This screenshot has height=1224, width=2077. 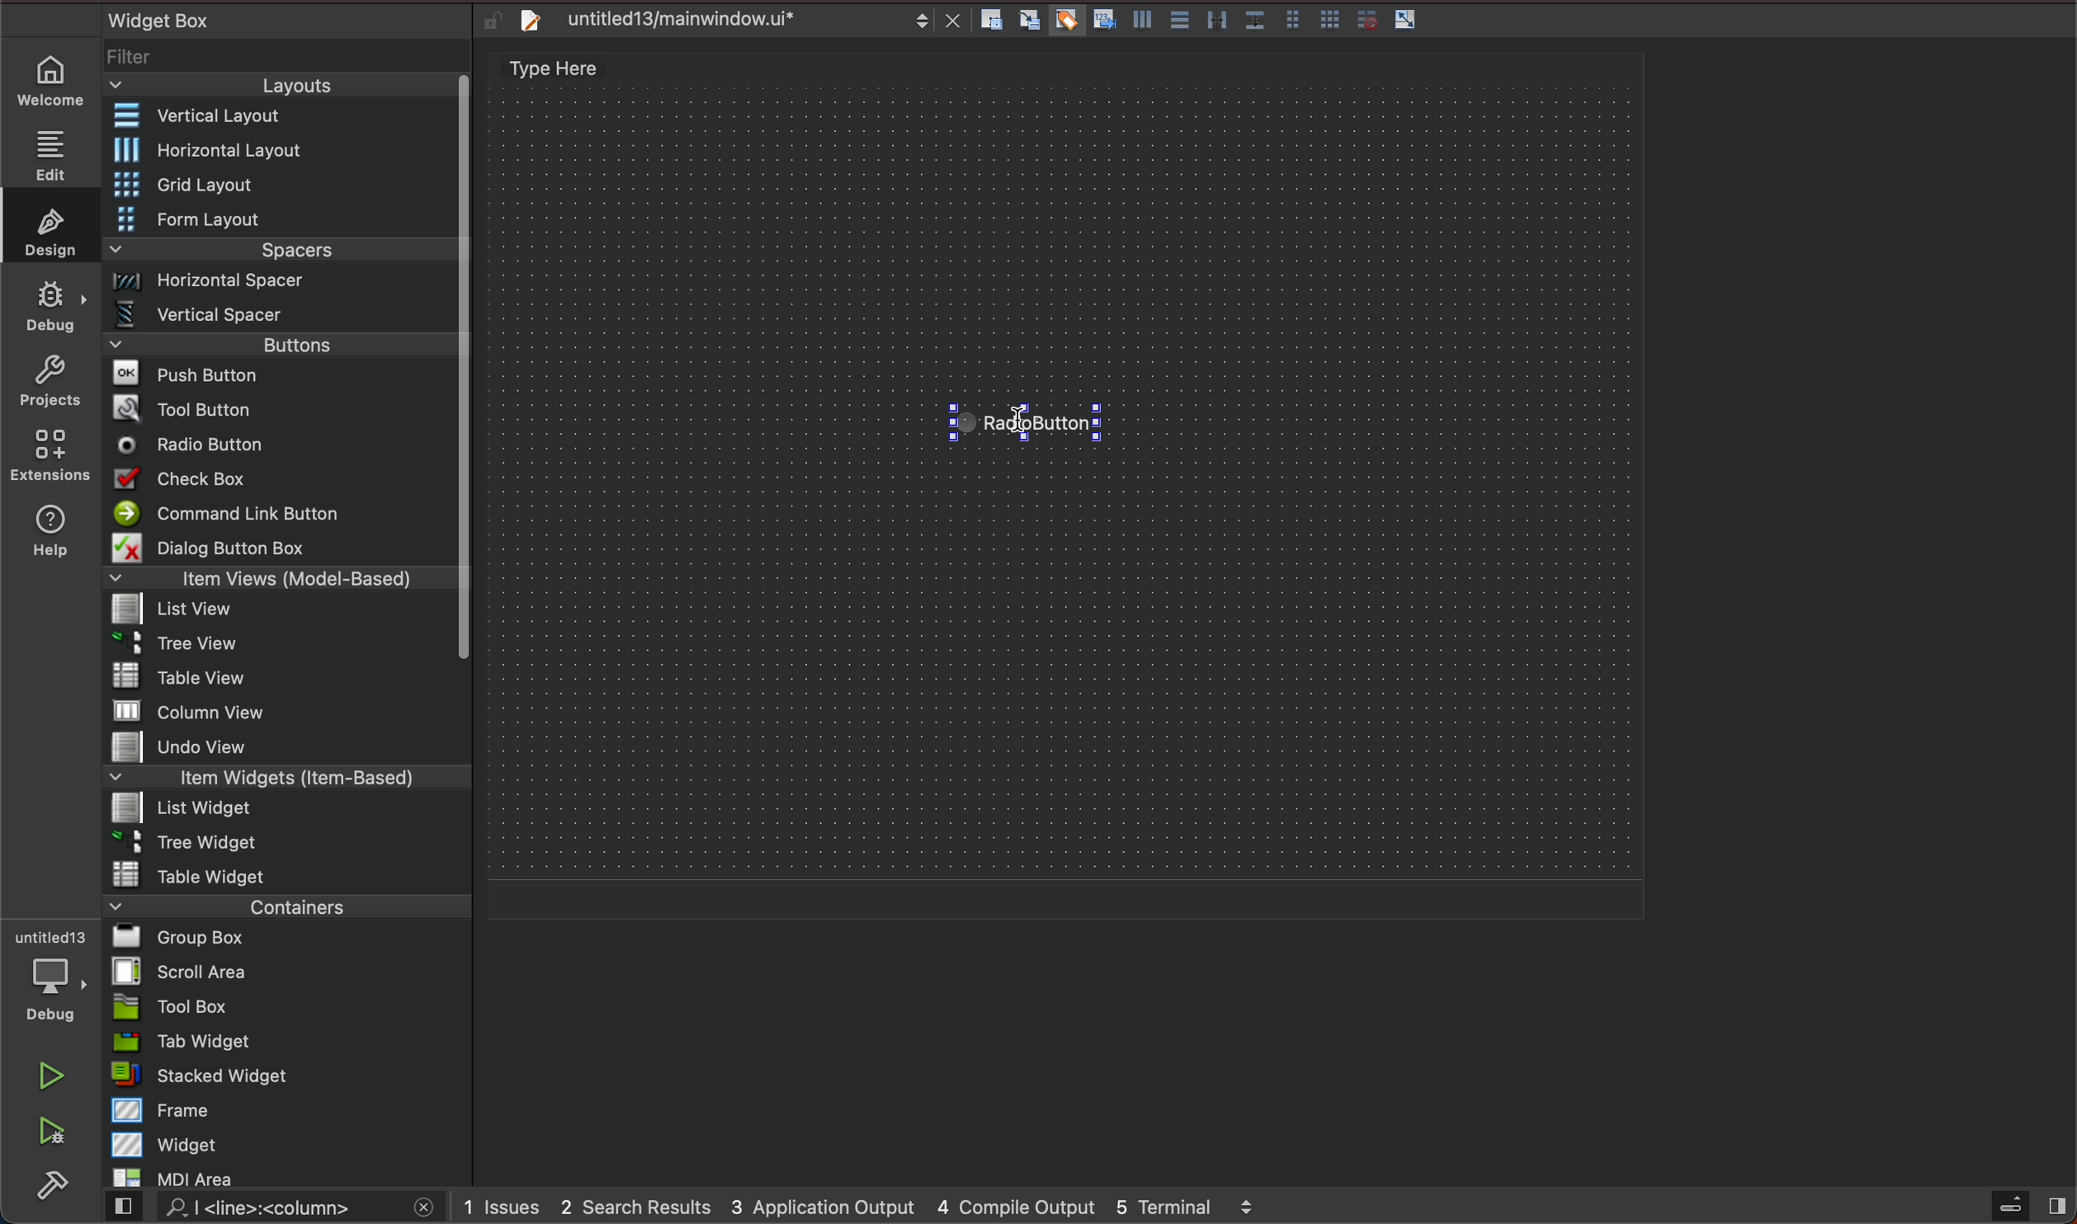 What do you see at coordinates (277, 648) in the screenshot?
I see `` at bounding box center [277, 648].